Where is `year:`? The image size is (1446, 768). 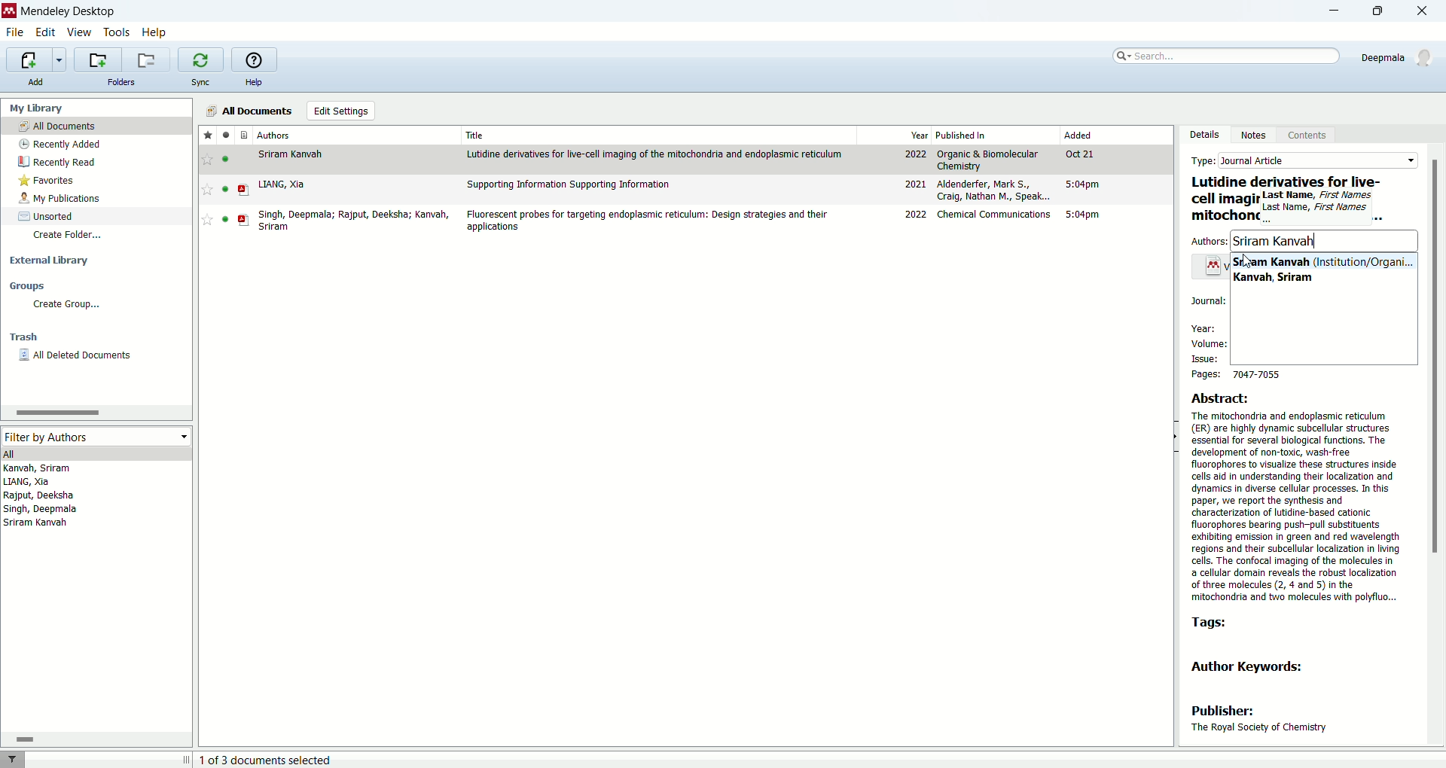
year: is located at coordinates (1206, 328).